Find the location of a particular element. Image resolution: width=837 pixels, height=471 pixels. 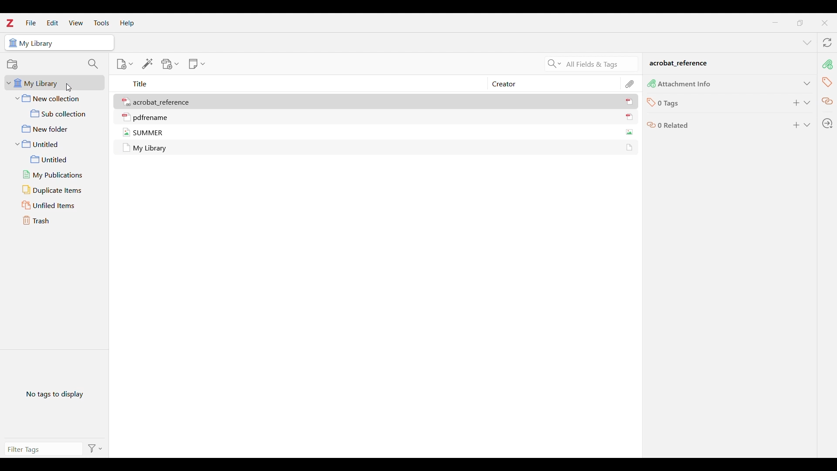

Attachment Info is located at coordinates (685, 85).